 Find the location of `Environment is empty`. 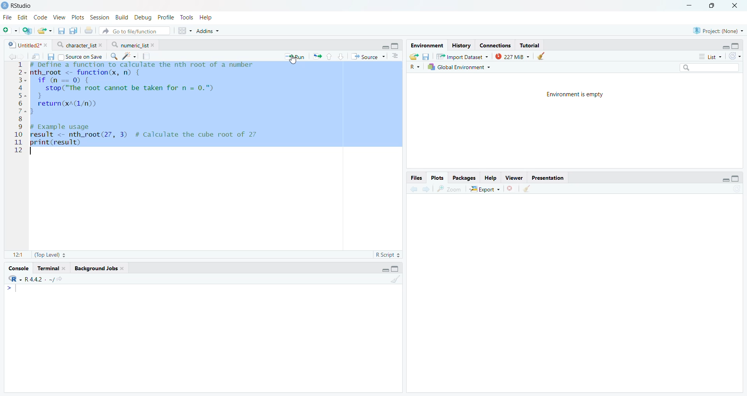

Environment is empty is located at coordinates (575, 96).